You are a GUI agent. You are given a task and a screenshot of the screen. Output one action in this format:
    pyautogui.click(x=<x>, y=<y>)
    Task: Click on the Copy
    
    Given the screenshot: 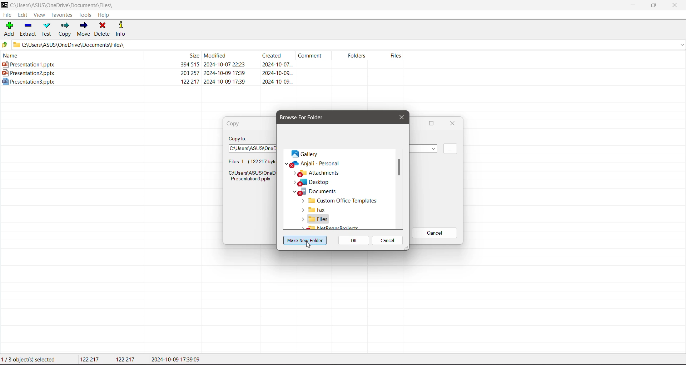 What is the action you would take?
    pyautogui.click(x=236, y=124)
    